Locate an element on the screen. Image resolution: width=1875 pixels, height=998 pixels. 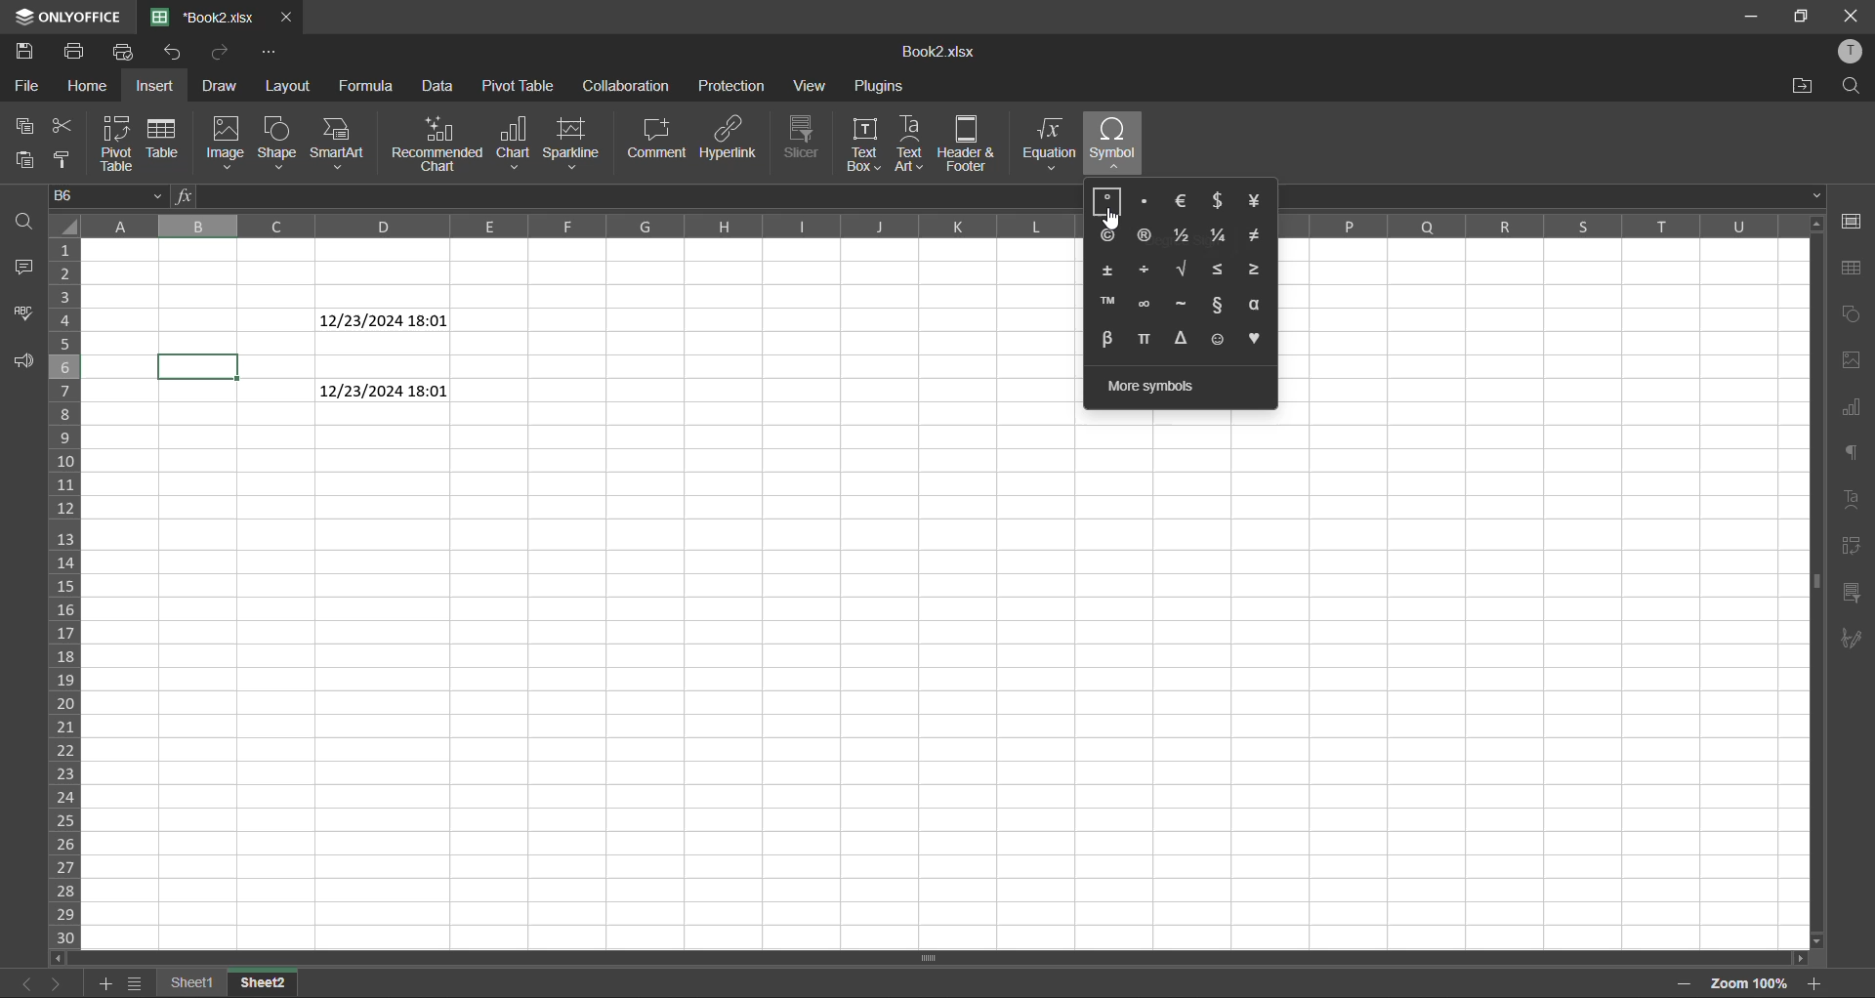
half fraction is located at coordinates (1182, 236).